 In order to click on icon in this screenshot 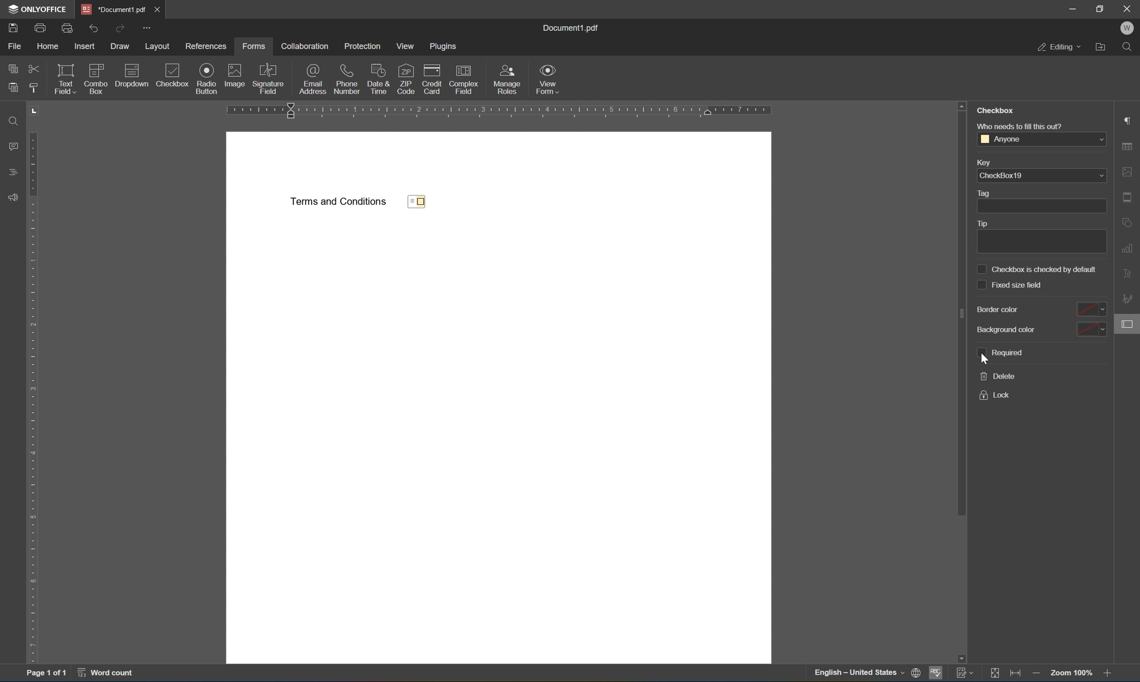, I will do `click(918, 671)`.